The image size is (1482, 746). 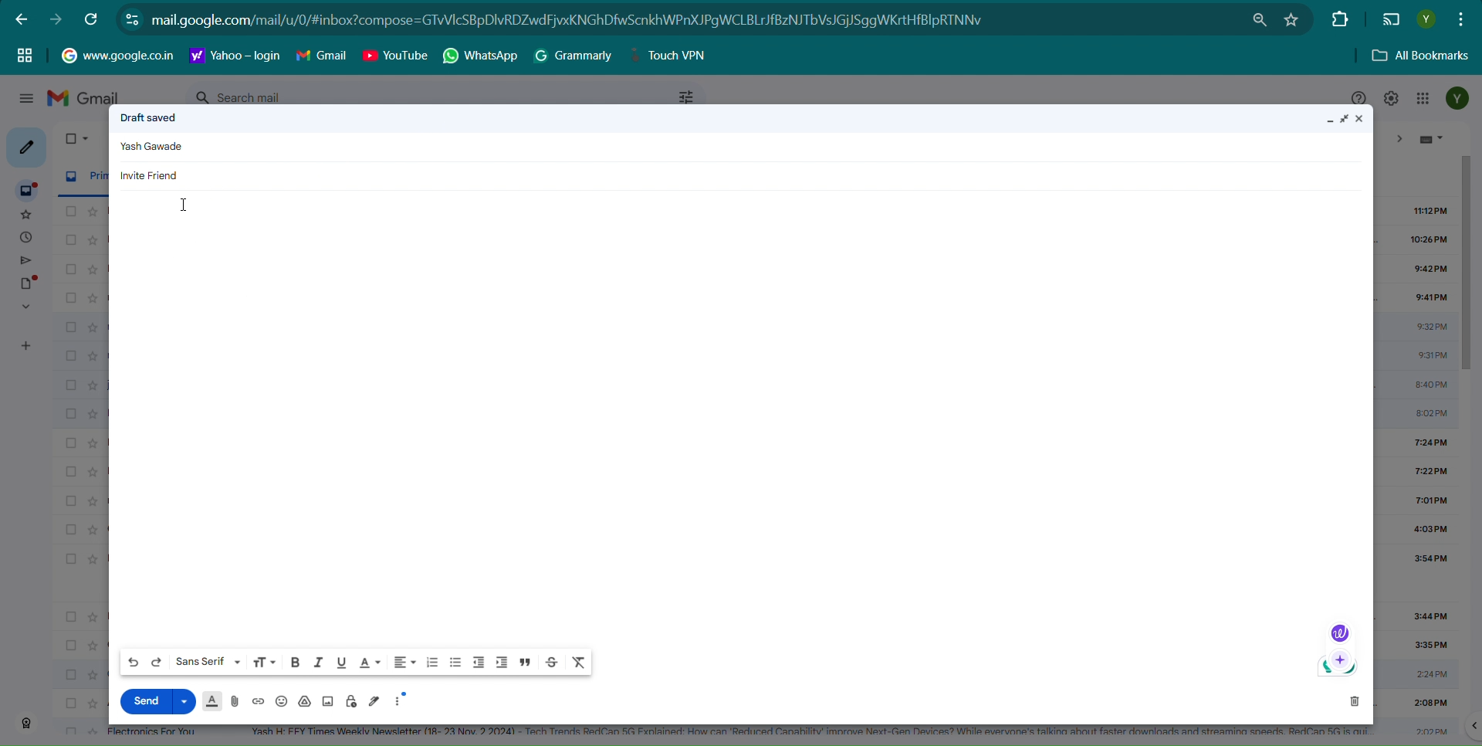 I want to click on More send option, so click(x=185, y=700).